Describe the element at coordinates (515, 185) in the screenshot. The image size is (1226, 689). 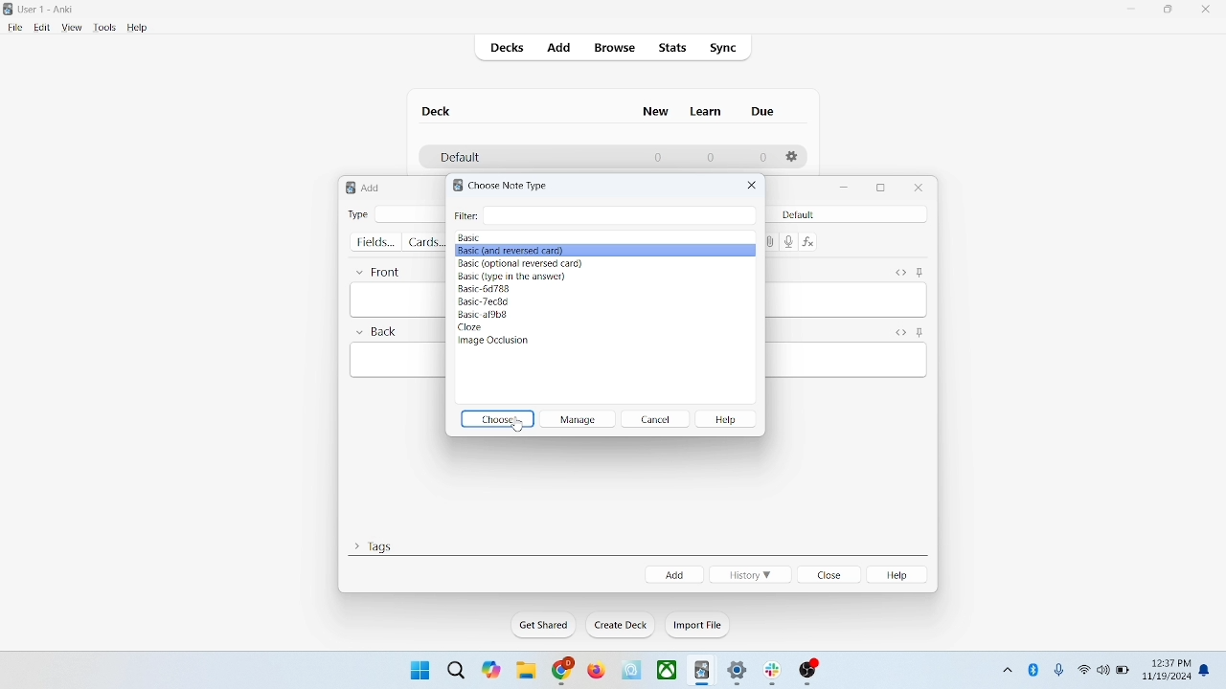
I see `Choose Note-Type` at that location.